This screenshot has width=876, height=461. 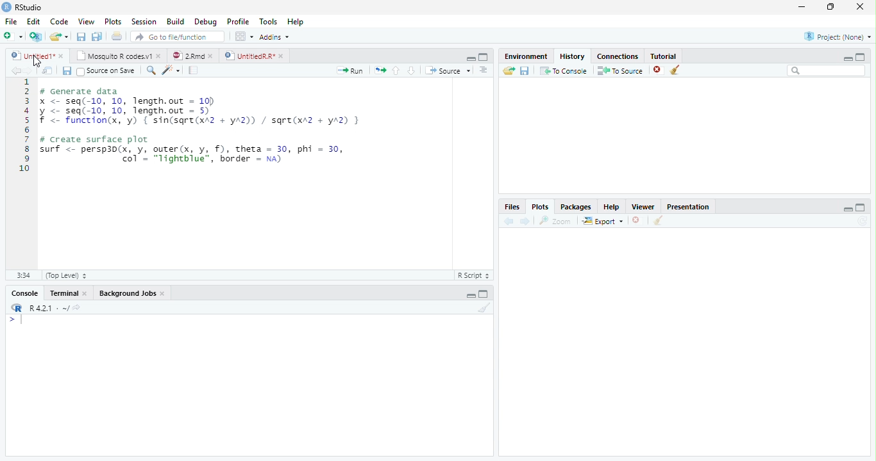 I want to click on maximize, so click(x=861, y=57).